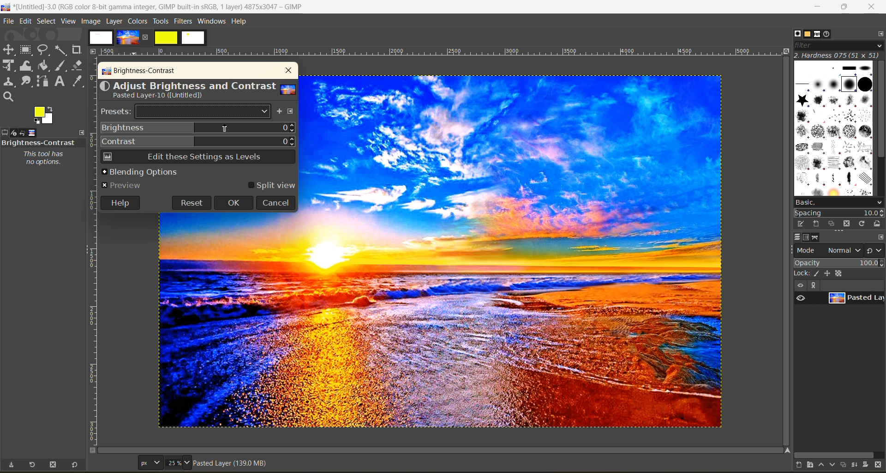  Describe the element at coordinates (816, 7) in the screenshot. I see `minimize` at that location.